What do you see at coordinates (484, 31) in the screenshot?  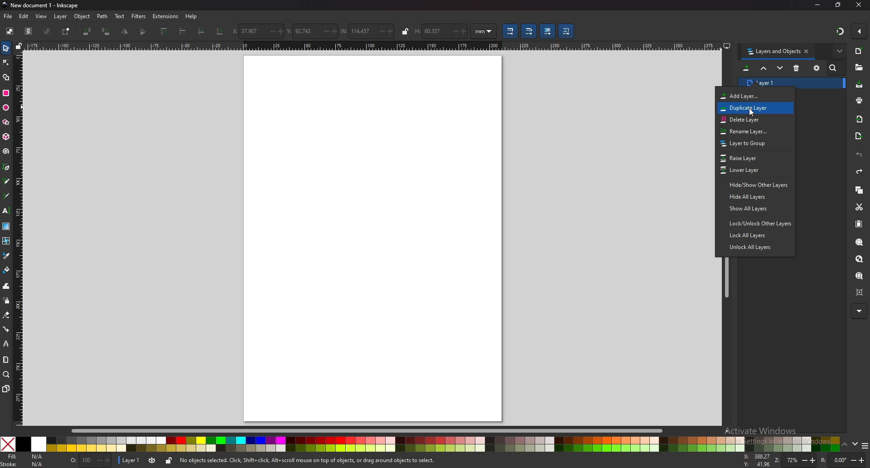 I see `unit` at bounding box center [484, 31].